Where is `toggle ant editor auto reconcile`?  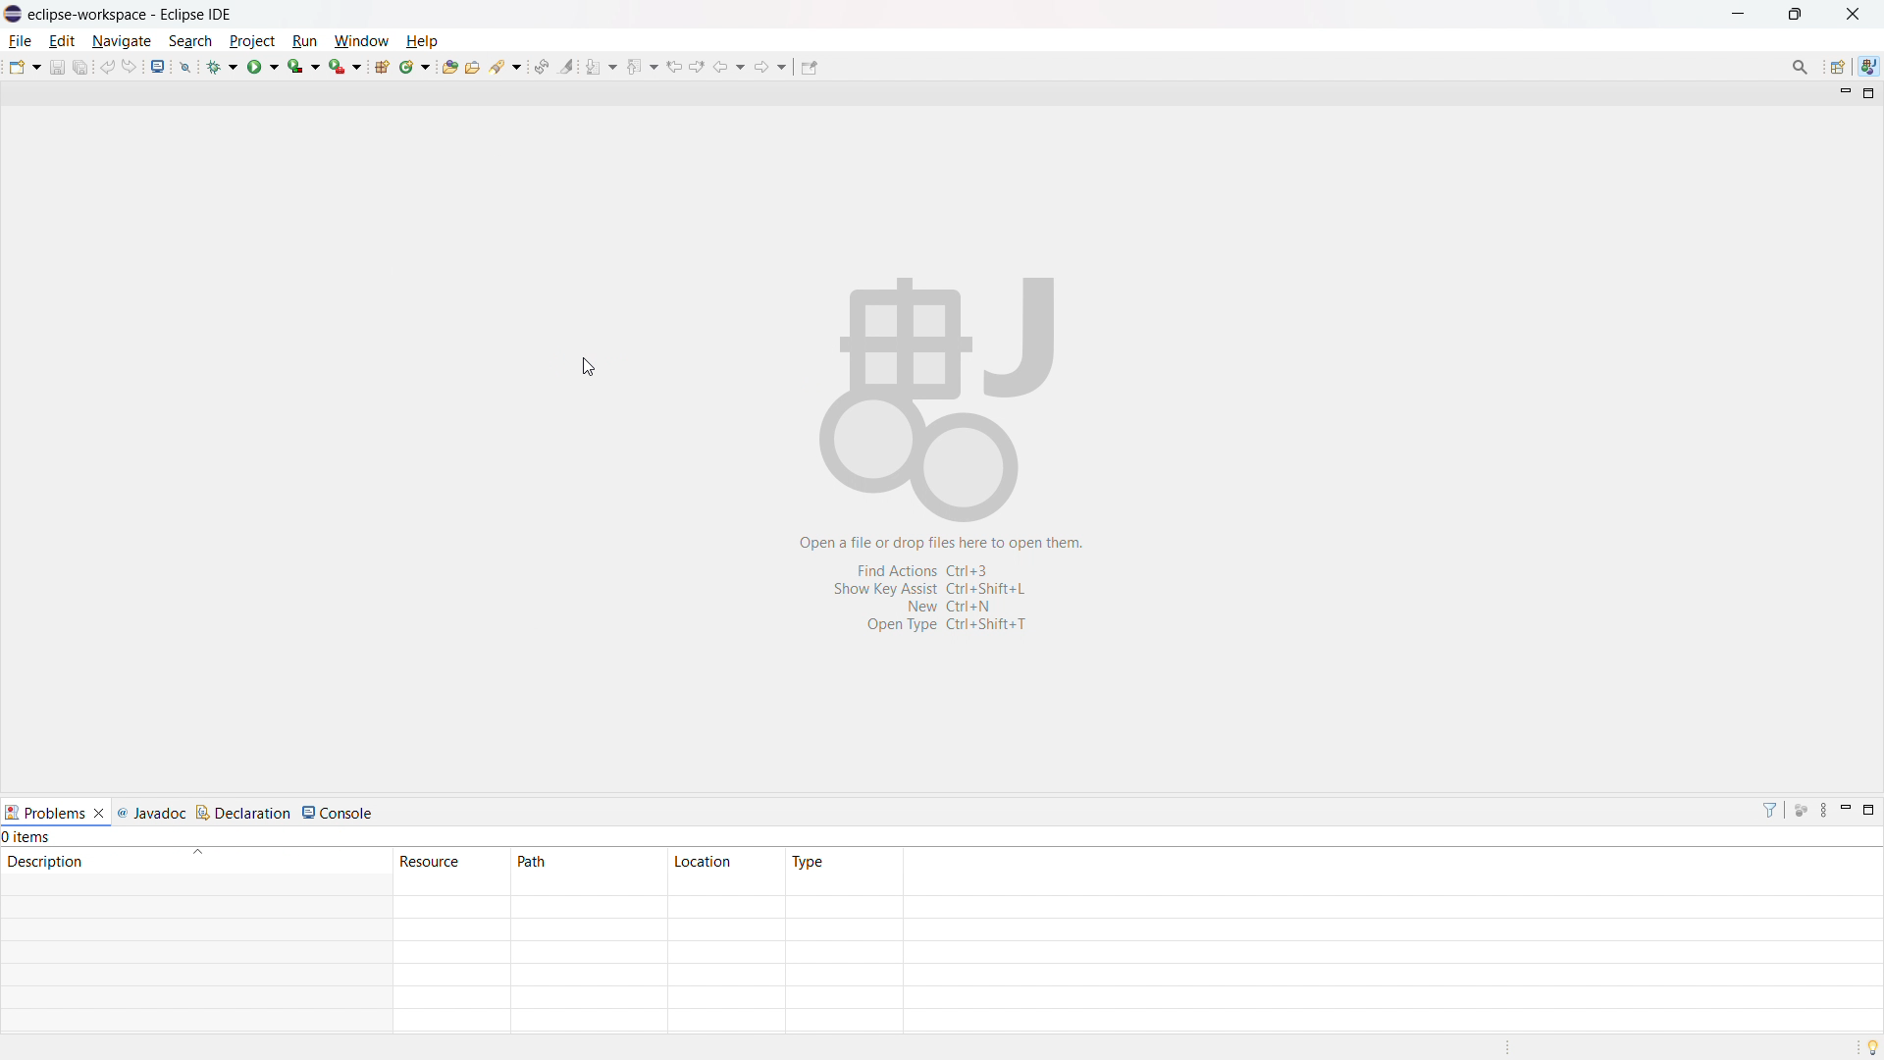 toggle ant editor auto reconcile is located at coordinates (542, 67).